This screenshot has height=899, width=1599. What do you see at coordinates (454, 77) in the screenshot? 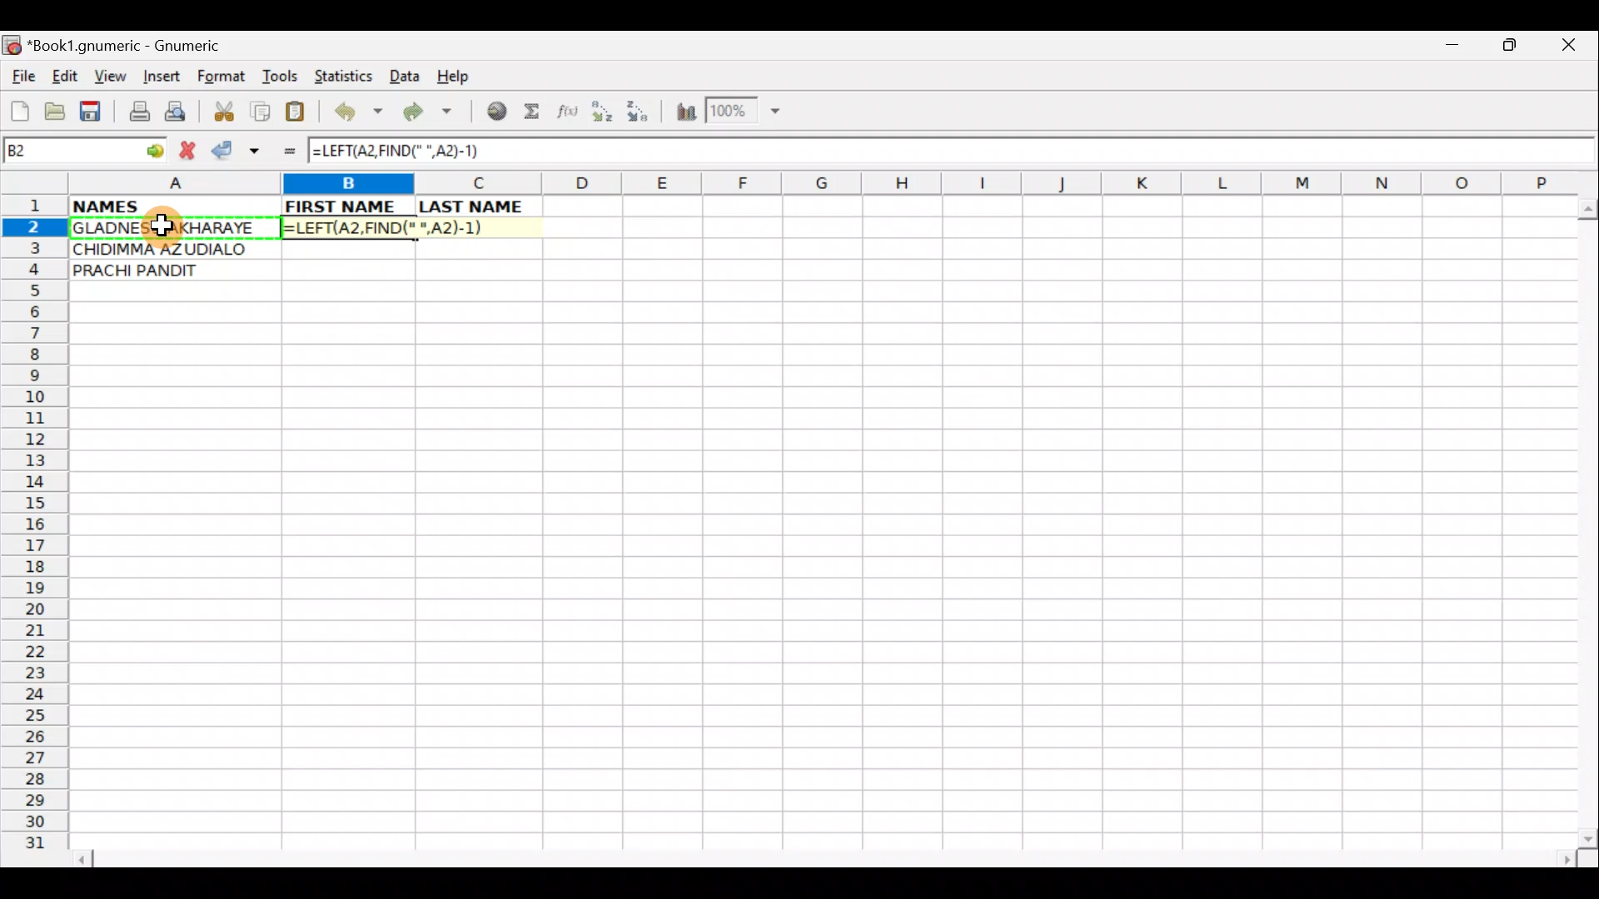
I see `Help` at bounding box center [454, 77].